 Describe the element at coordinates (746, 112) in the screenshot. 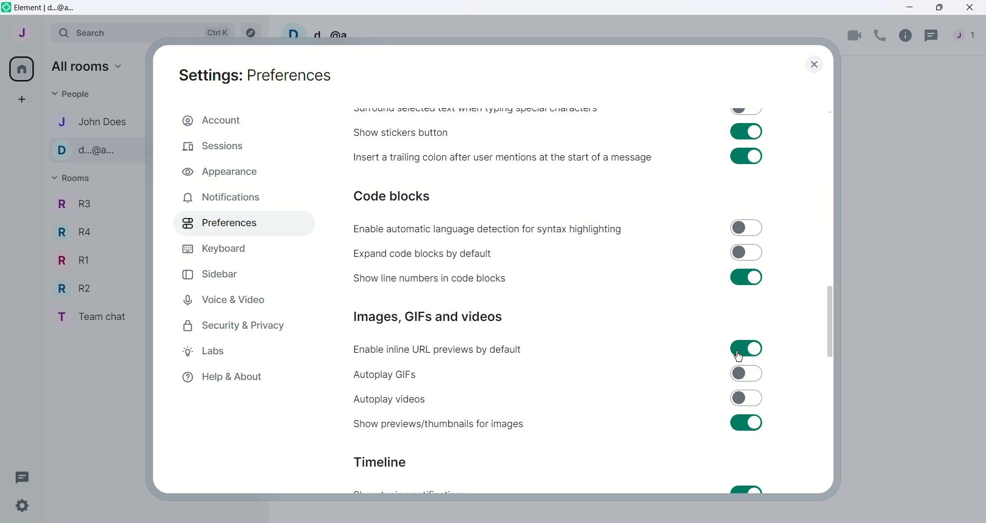

I see `Toggle swtich off` at that location.